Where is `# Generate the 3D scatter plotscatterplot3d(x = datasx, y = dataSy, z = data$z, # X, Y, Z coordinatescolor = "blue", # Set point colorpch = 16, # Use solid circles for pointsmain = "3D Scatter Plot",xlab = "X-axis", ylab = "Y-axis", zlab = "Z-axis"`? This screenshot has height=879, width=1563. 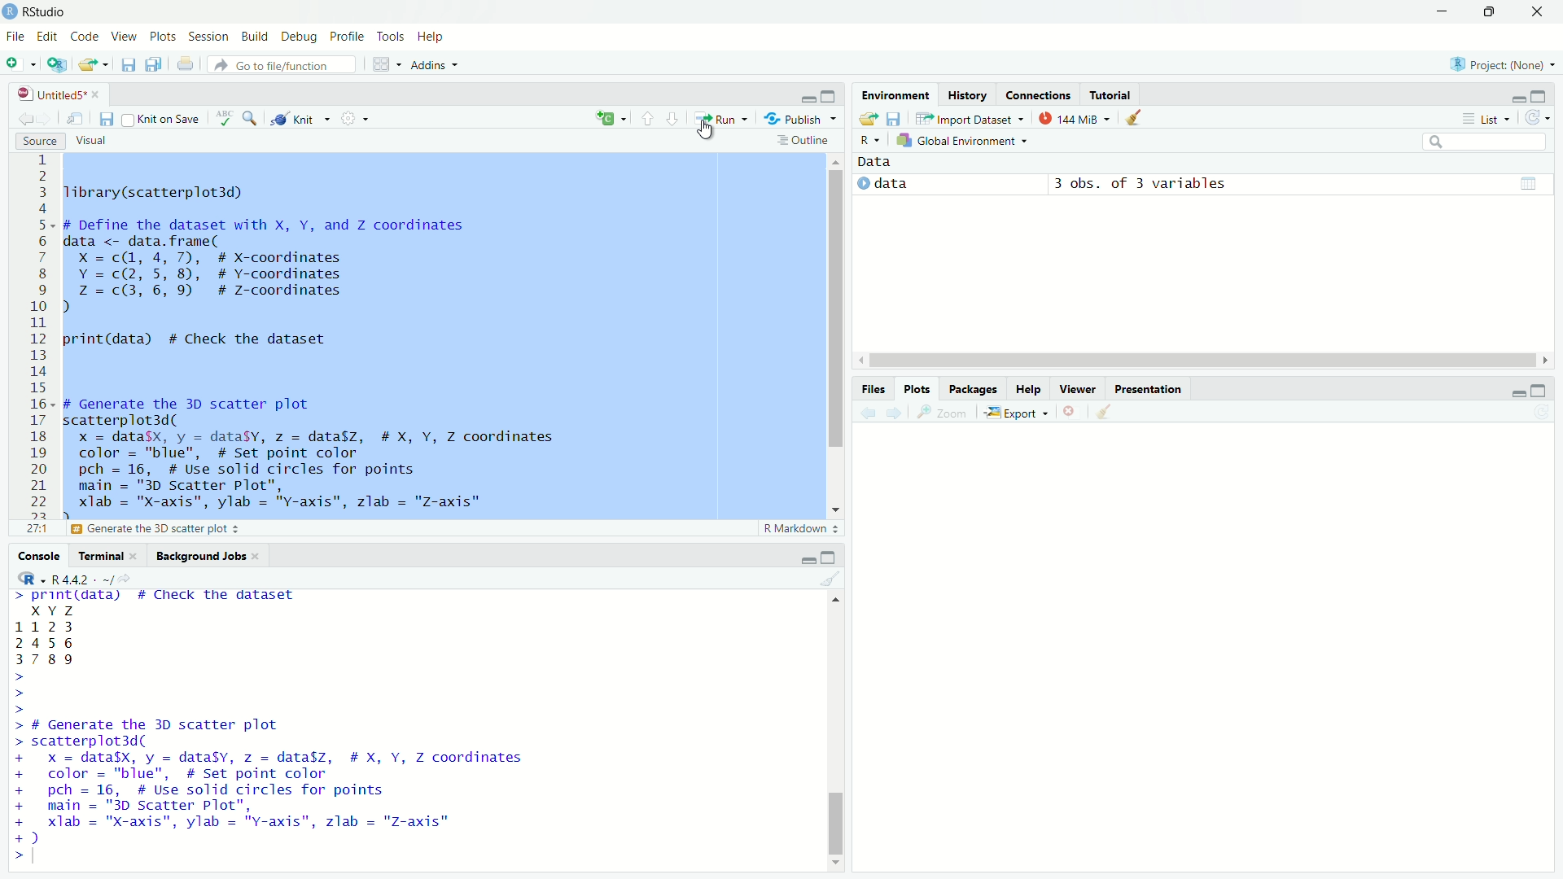 # Generate the 3D scatter plotscatterplot3d(x = datasx, y = dataSy, z = data$z, # X, Y, Z coordinatescolor = "blue", # Set point colorpch = 16, # Use solid circles for pointsmain = "3D Scatter Plot",xlab = "X-axis", ylab = "Y-axis", zlab = "Z-axis" is located at coordinates (331, 455).